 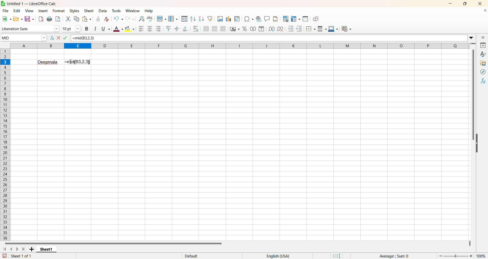 I want to click on Sort, so click(x=184, y=19).